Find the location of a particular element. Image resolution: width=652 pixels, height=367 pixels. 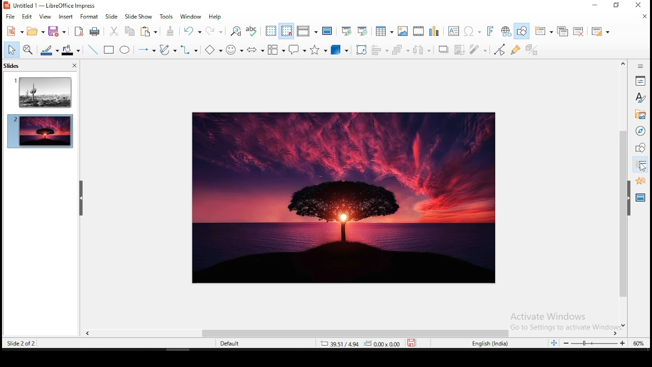

start from first slide is located at coordinates (346, 29).